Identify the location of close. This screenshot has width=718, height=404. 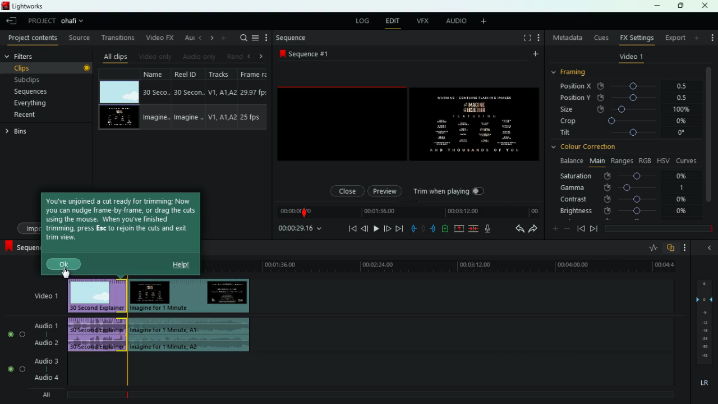
(345, 191).